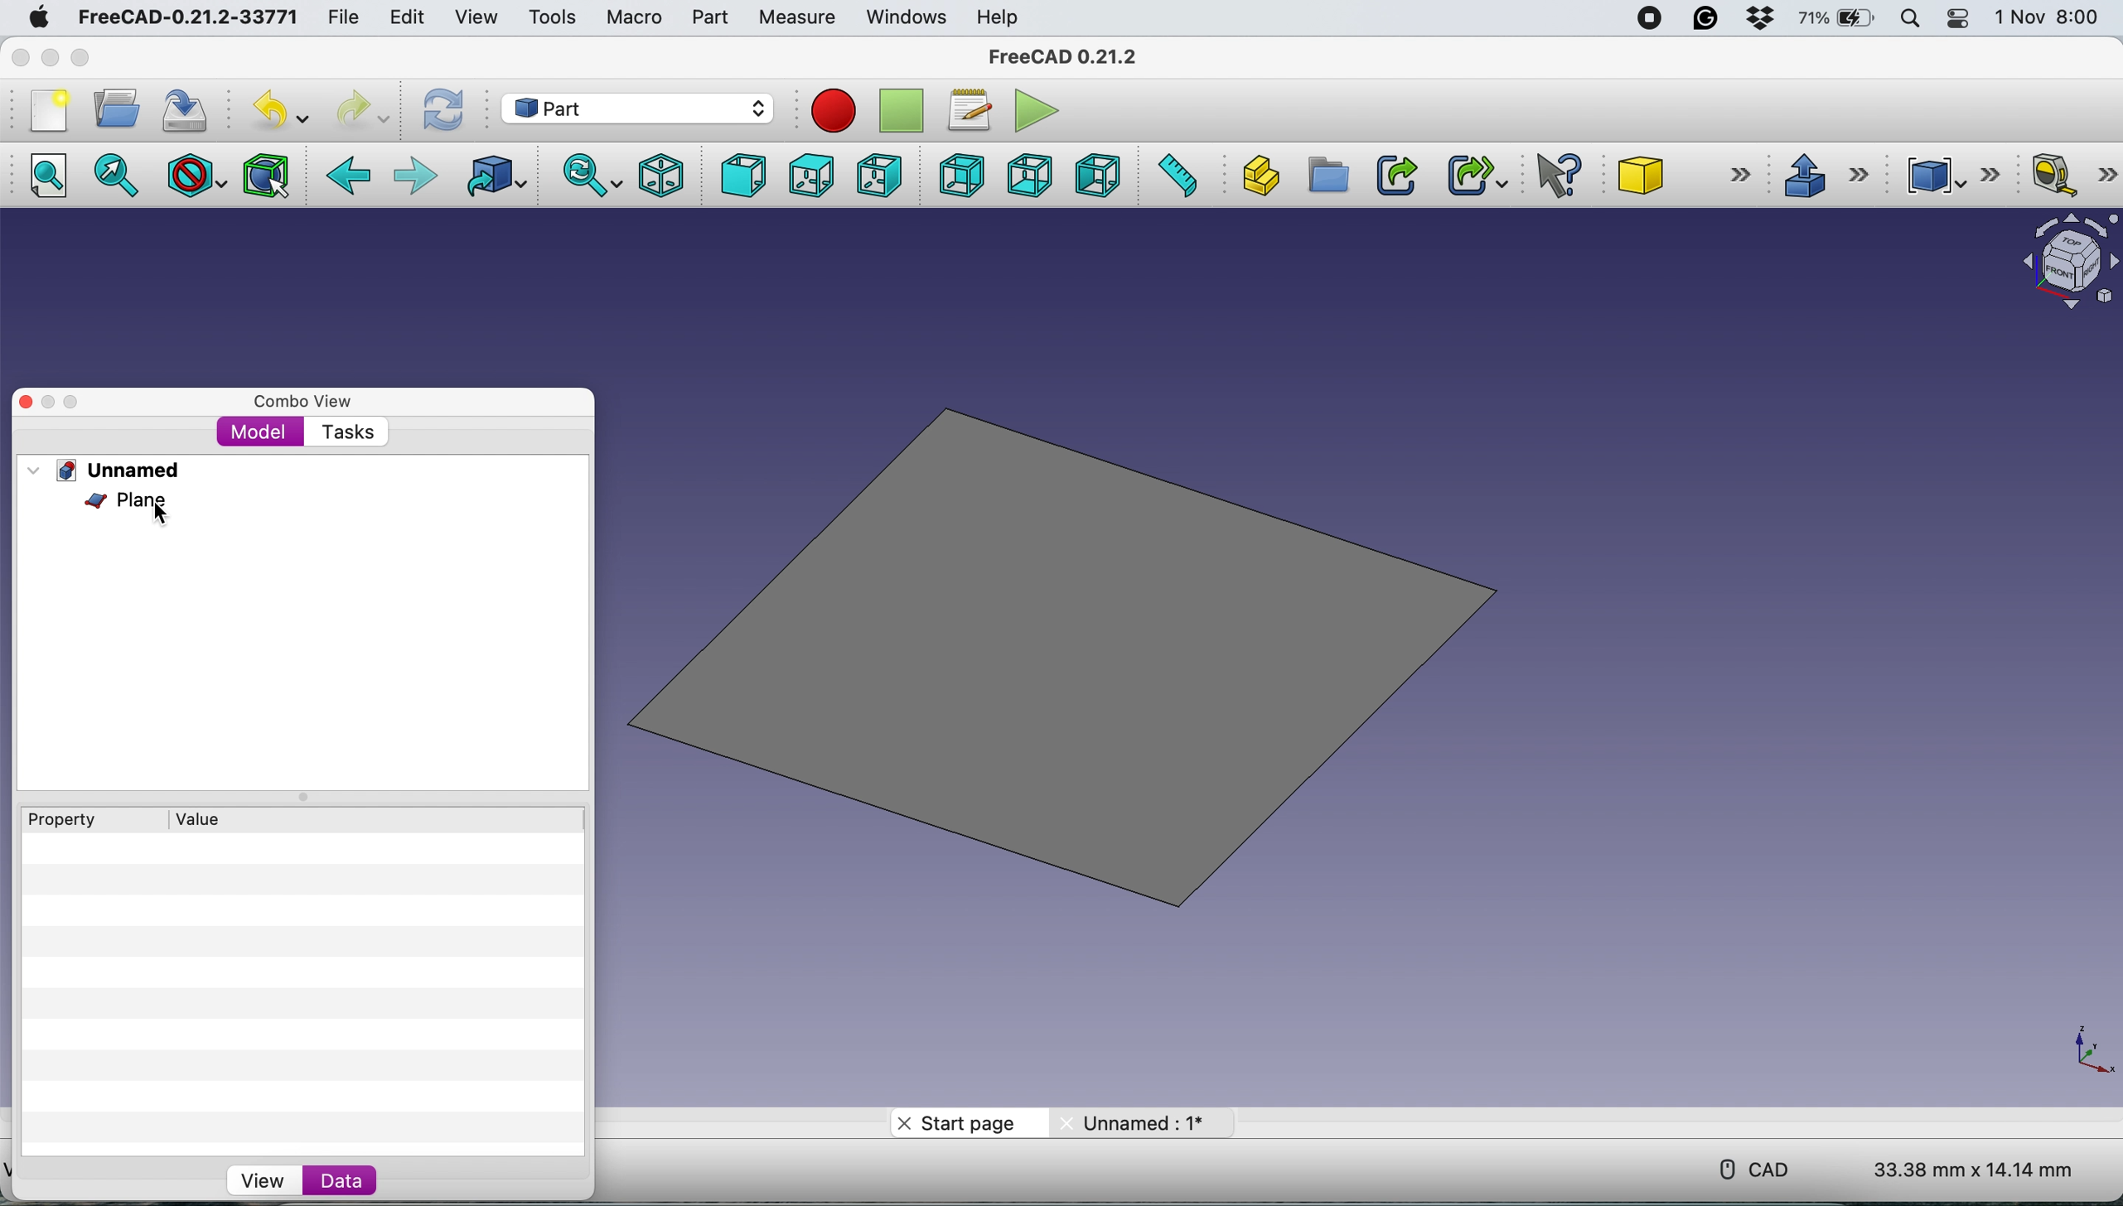 The height and width of the screenshot is (1206, 2123). What do you see at coordinates (1957, 171) in the screenshot?
I see `compound tools` at bounding box center [1957, 171].